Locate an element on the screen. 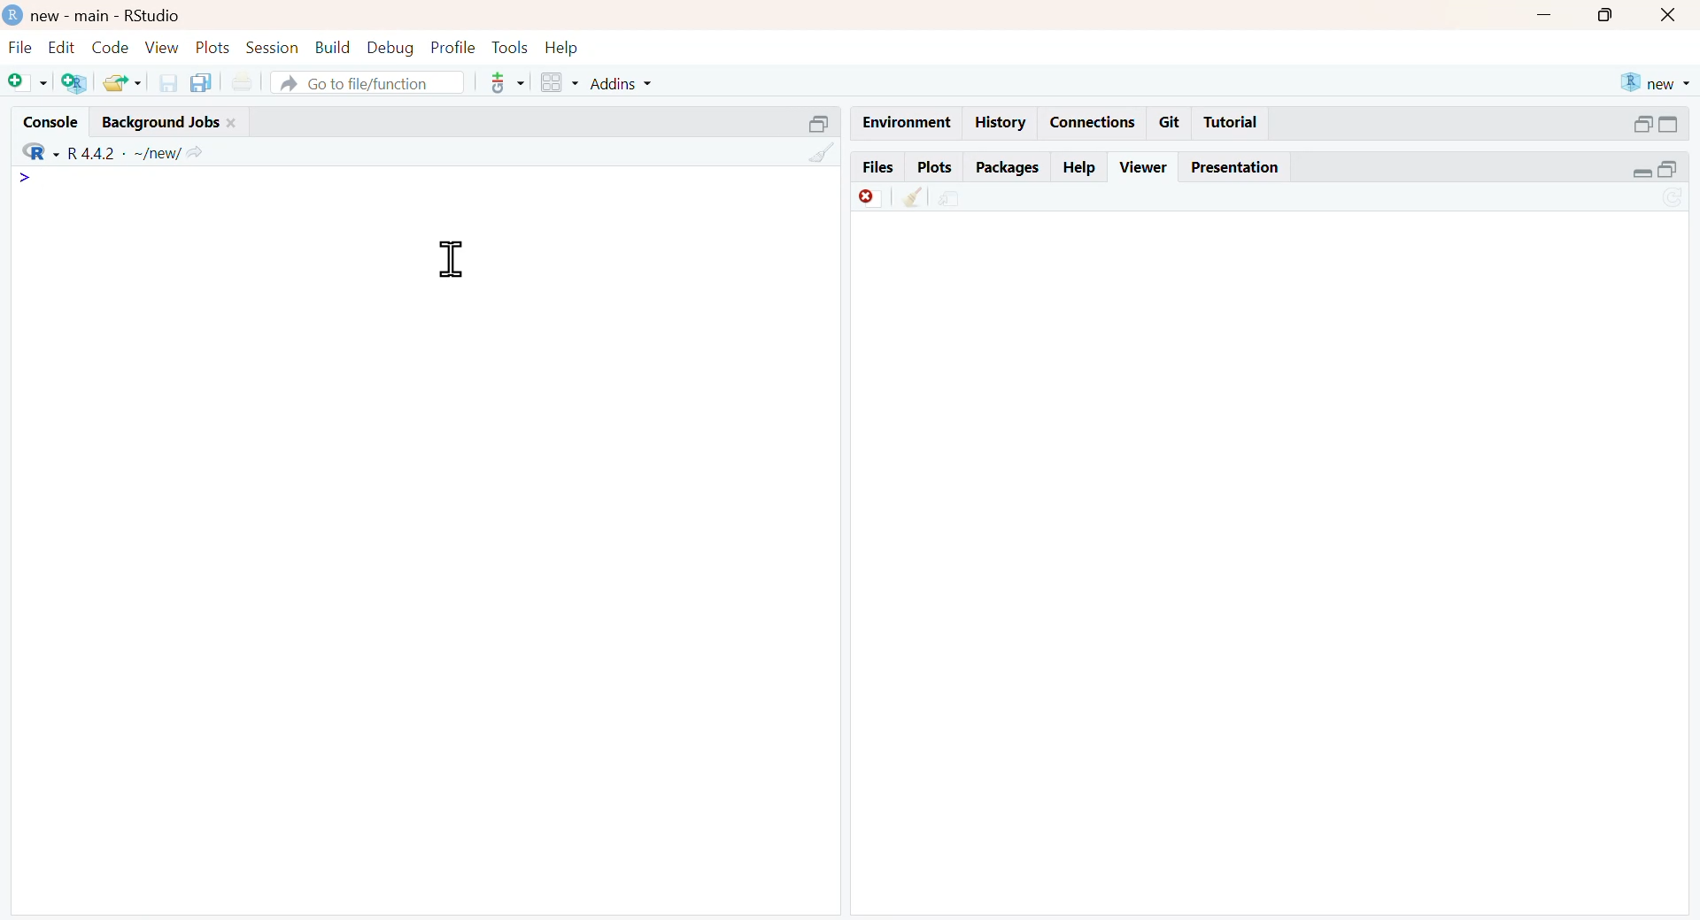  Create new project is located at coordinates (72, 83).